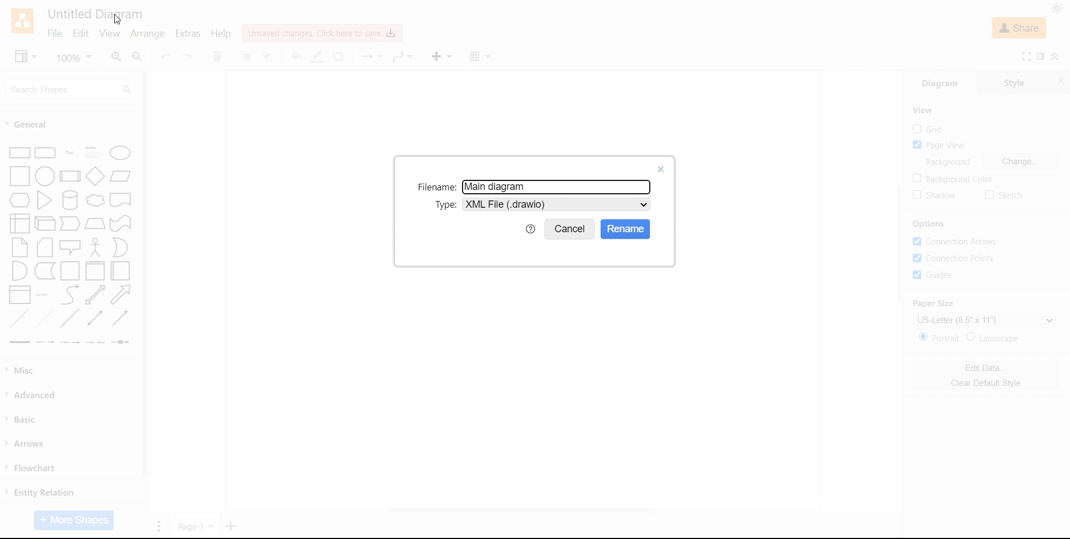  I want to click on Redo , so click(188, 57).